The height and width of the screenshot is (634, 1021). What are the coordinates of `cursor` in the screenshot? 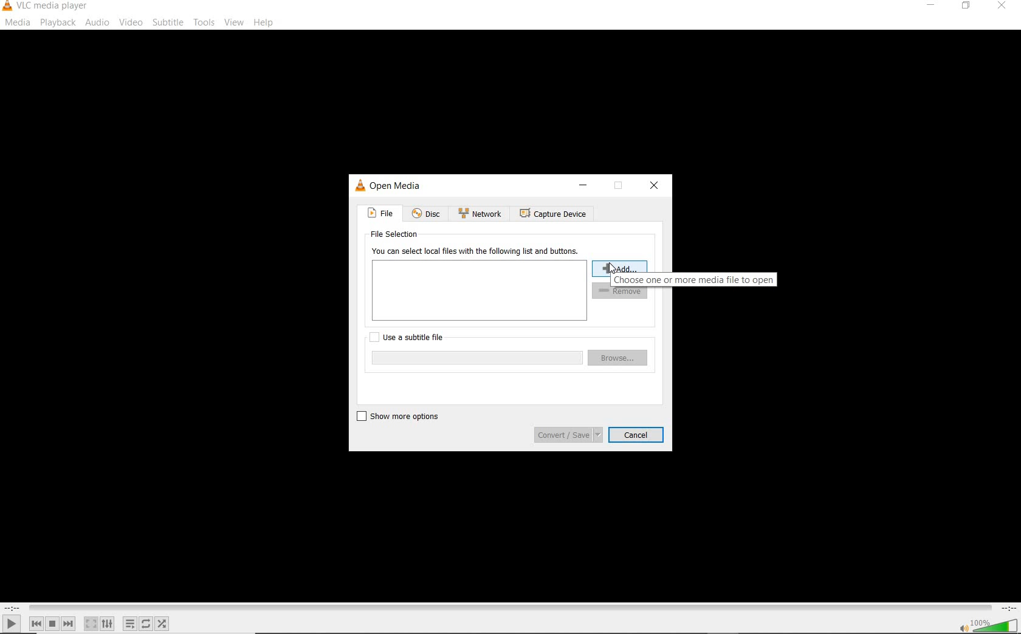 It's located at (613, 268).